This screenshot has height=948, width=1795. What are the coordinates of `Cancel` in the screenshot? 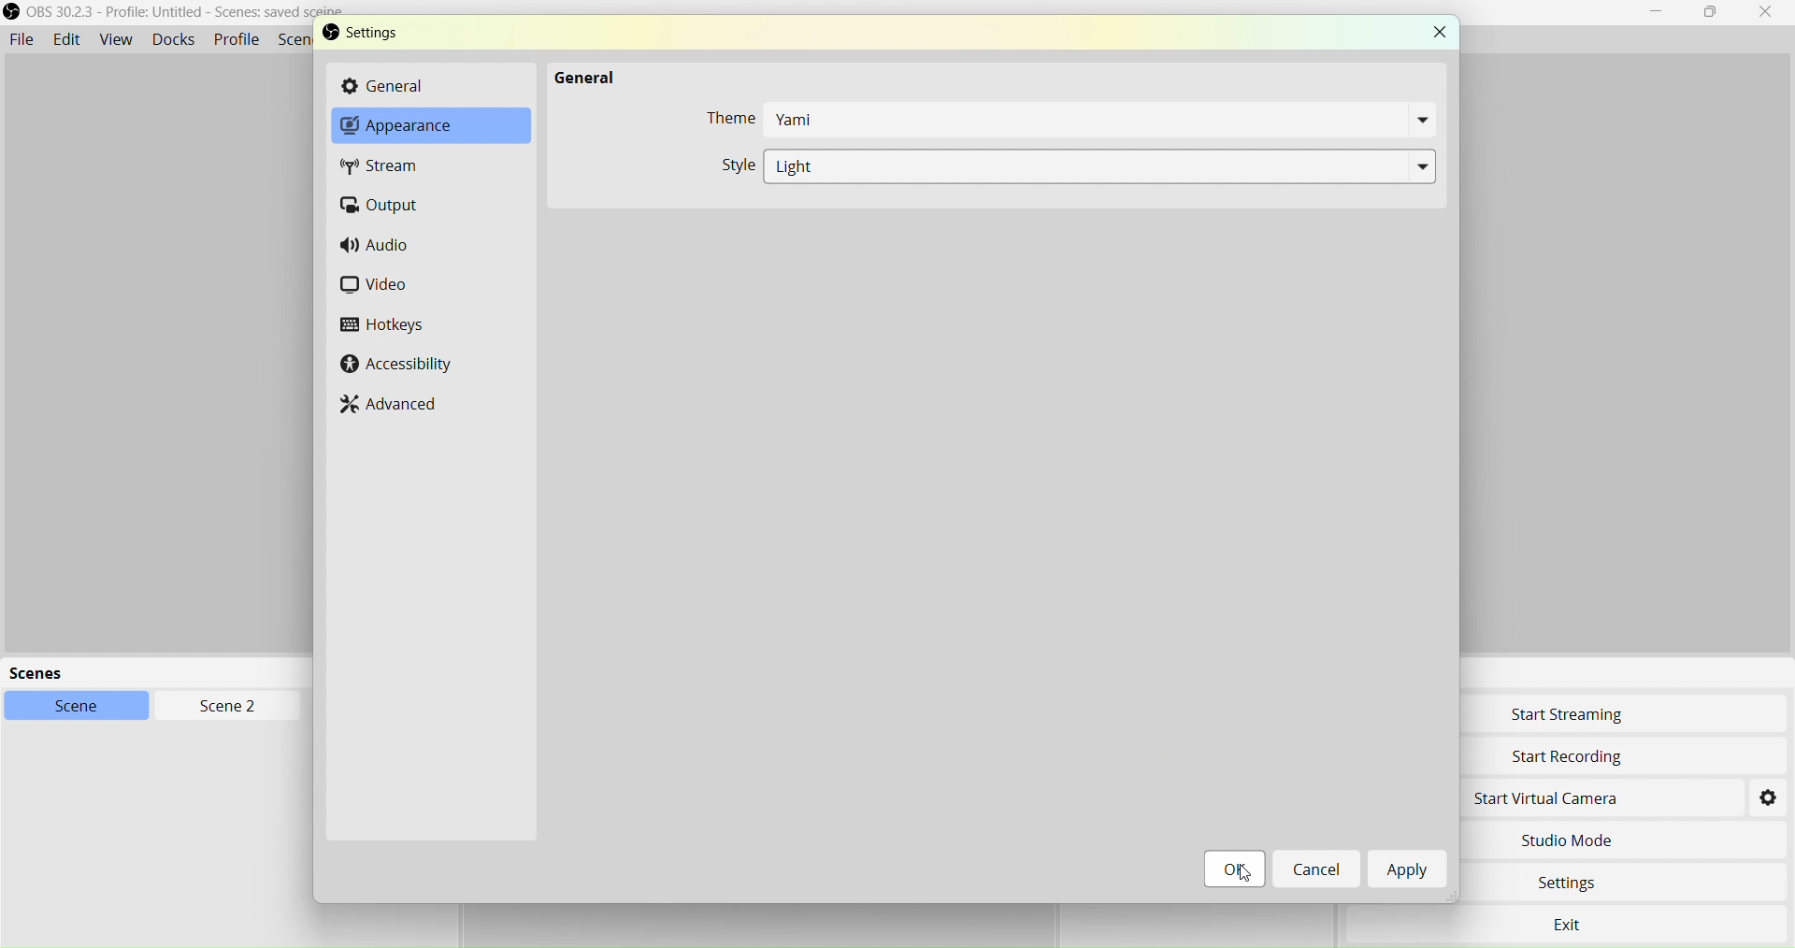 It's located at (1315, 869).